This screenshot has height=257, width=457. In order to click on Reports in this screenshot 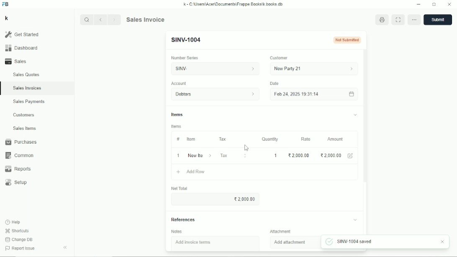, I will do `click(18, 169)`.